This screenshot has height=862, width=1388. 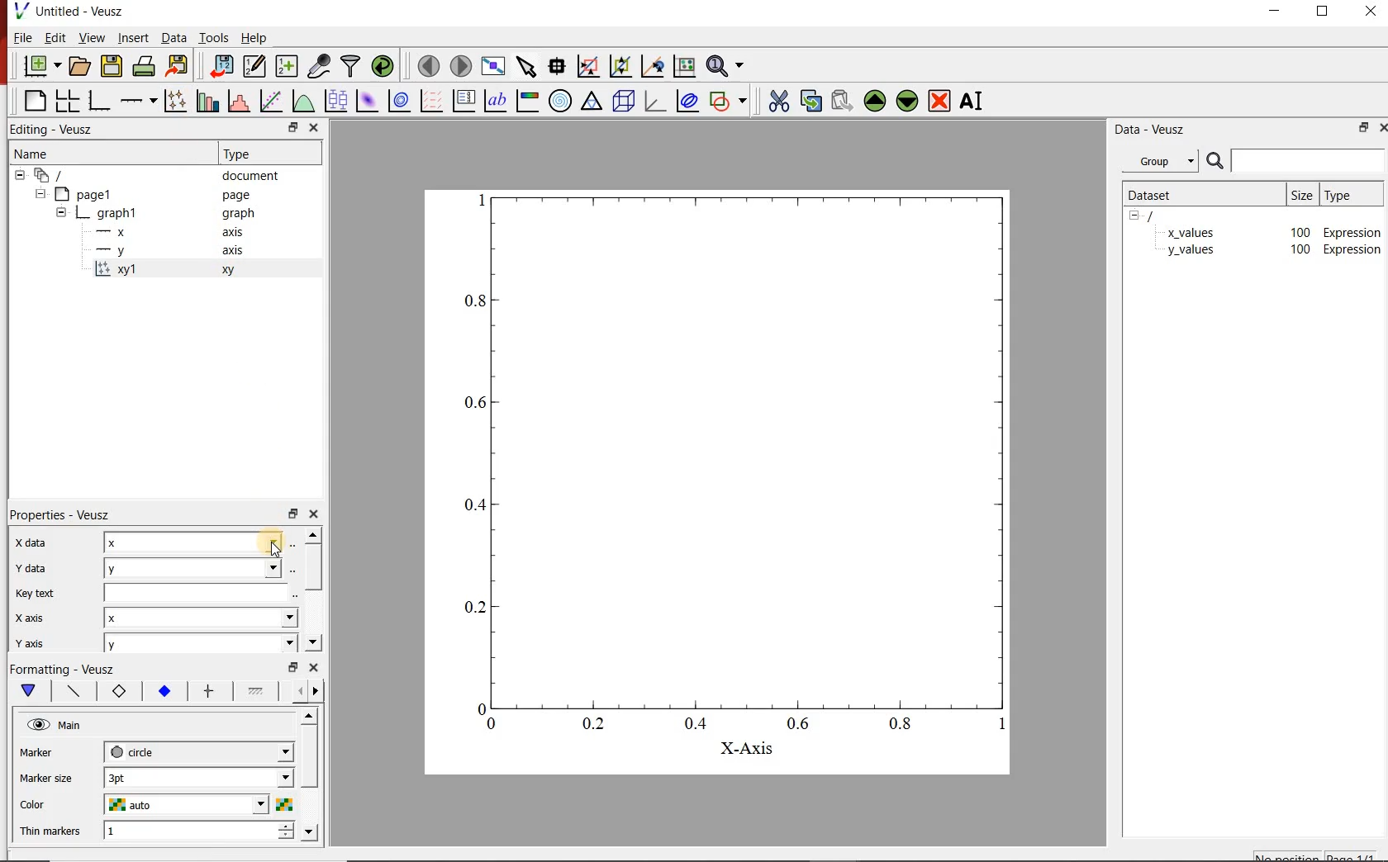 What do you see at coordinates (1303, 195) in the screenshot?
I see `size ` at bounding box center [1303, 195].